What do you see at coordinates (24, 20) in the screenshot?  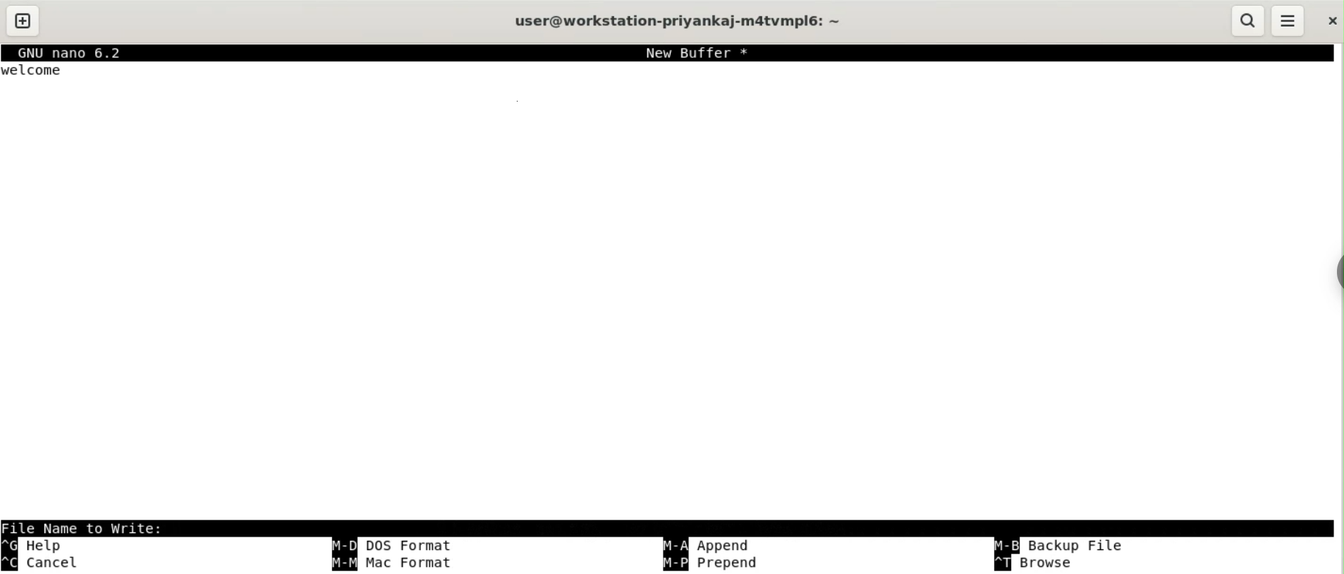 I see `new tab` at bounding box center [24, 20].